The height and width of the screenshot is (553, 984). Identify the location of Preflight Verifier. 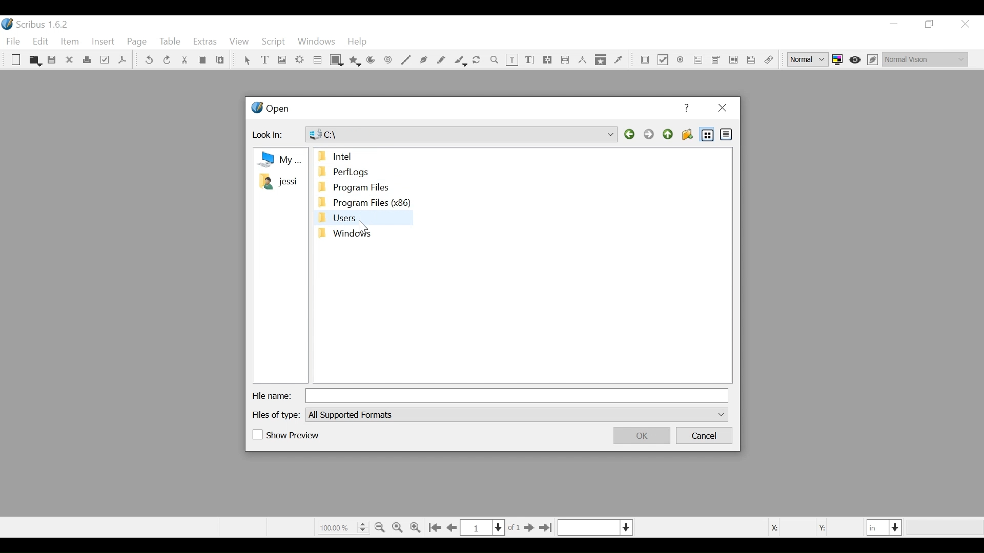
(106, 61).